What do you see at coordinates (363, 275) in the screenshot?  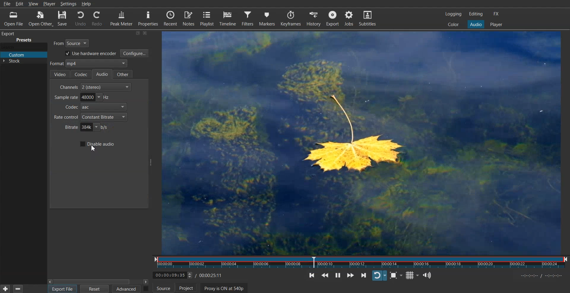 I see `Skip to the next point` at bounding box center [363, 275].